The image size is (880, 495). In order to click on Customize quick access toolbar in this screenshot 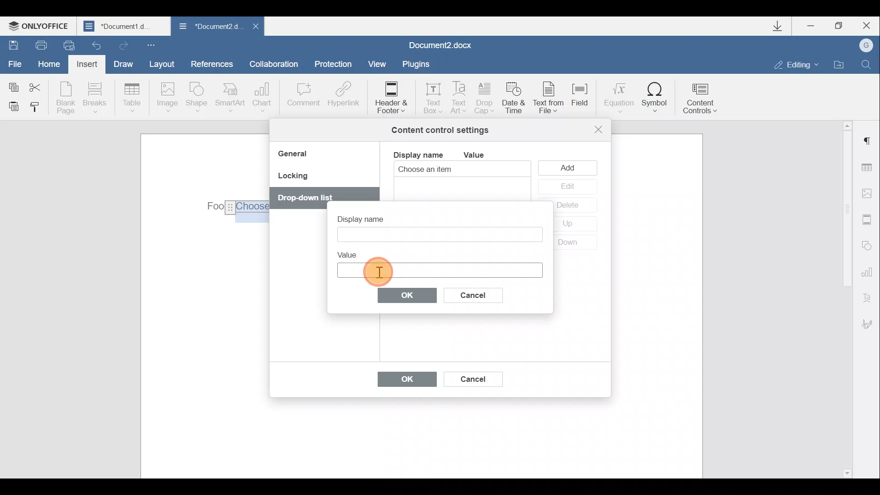, I will do `click(153, 44)`.